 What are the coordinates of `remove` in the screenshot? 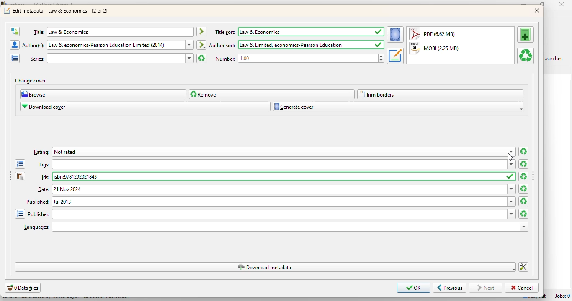 It's located at (272, 94).